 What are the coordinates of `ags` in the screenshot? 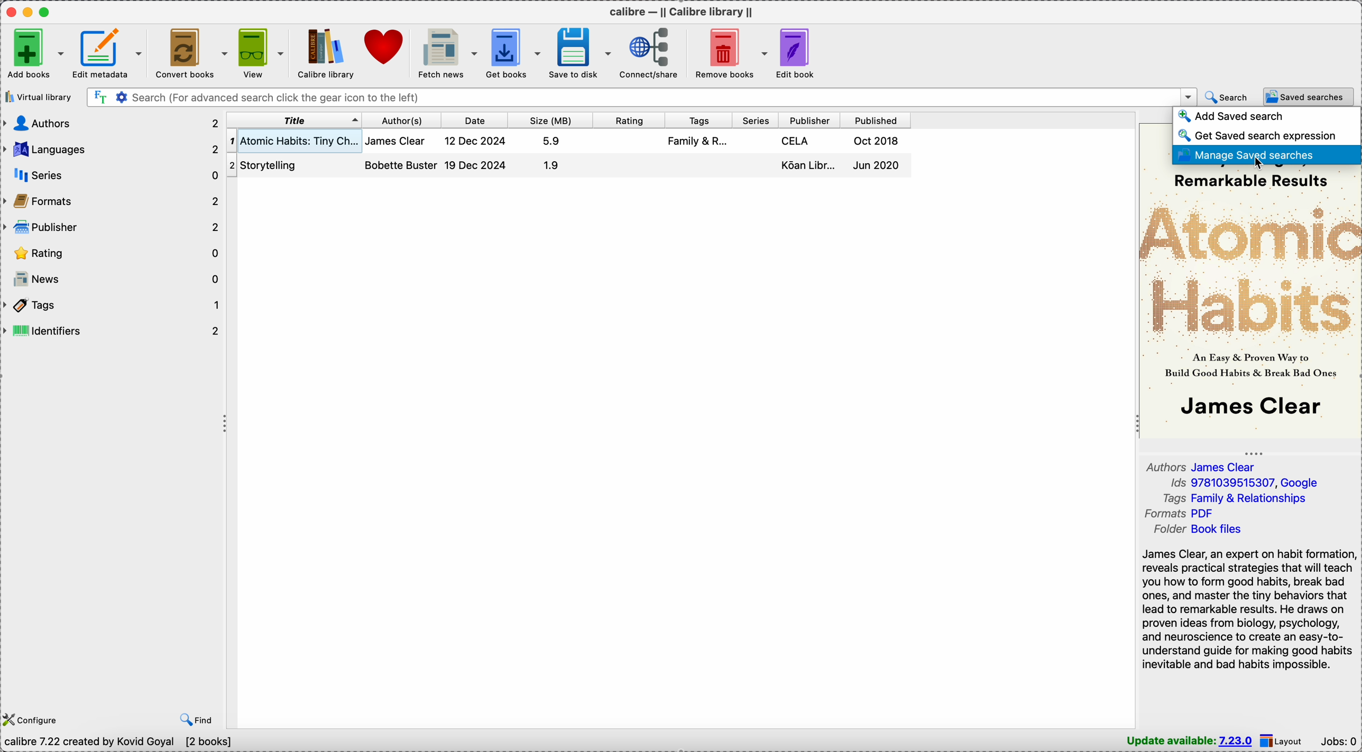 It's located at (697, 143).